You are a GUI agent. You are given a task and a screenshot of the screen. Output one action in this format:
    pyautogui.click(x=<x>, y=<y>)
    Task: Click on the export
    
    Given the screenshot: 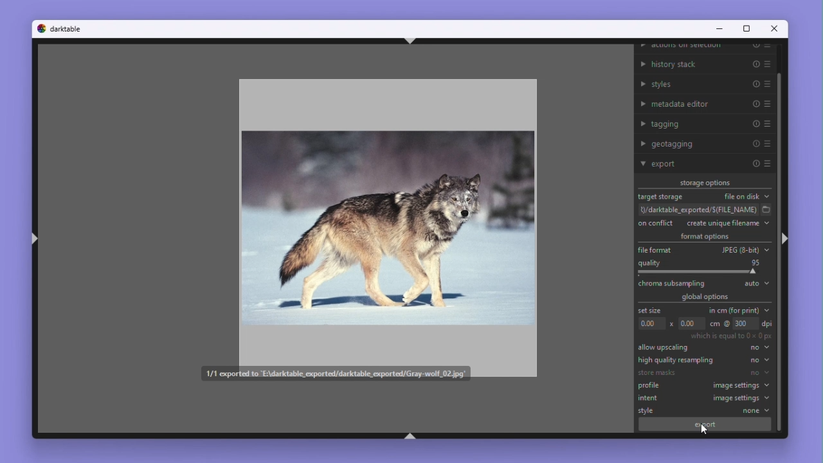 What is the action you would take?
    pyautogui.click(x=706, y=424)
    